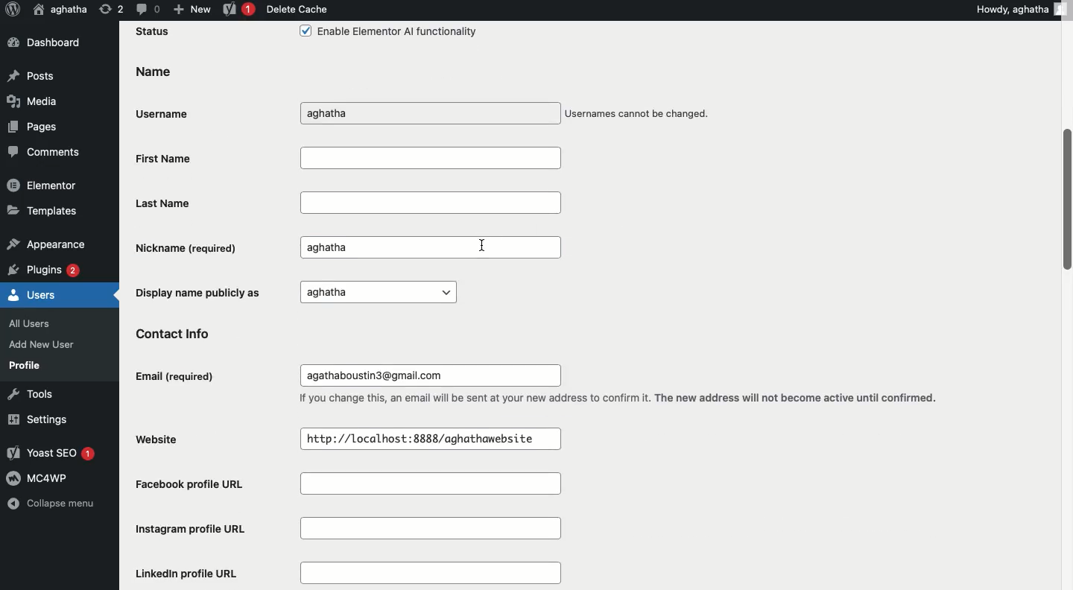  What do you see at coordinates (34, 126) in the screenshot?
I see `Pages` at bounding box center [34, 126].